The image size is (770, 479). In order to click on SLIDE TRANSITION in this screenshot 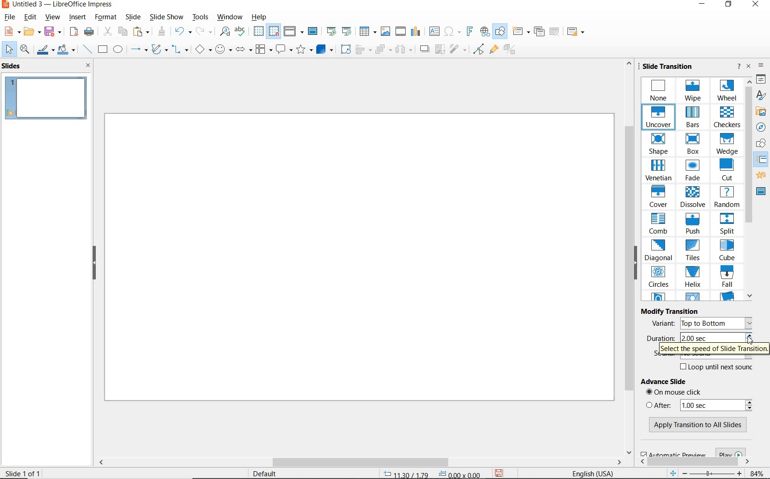, I will do `click(763, 161)`.